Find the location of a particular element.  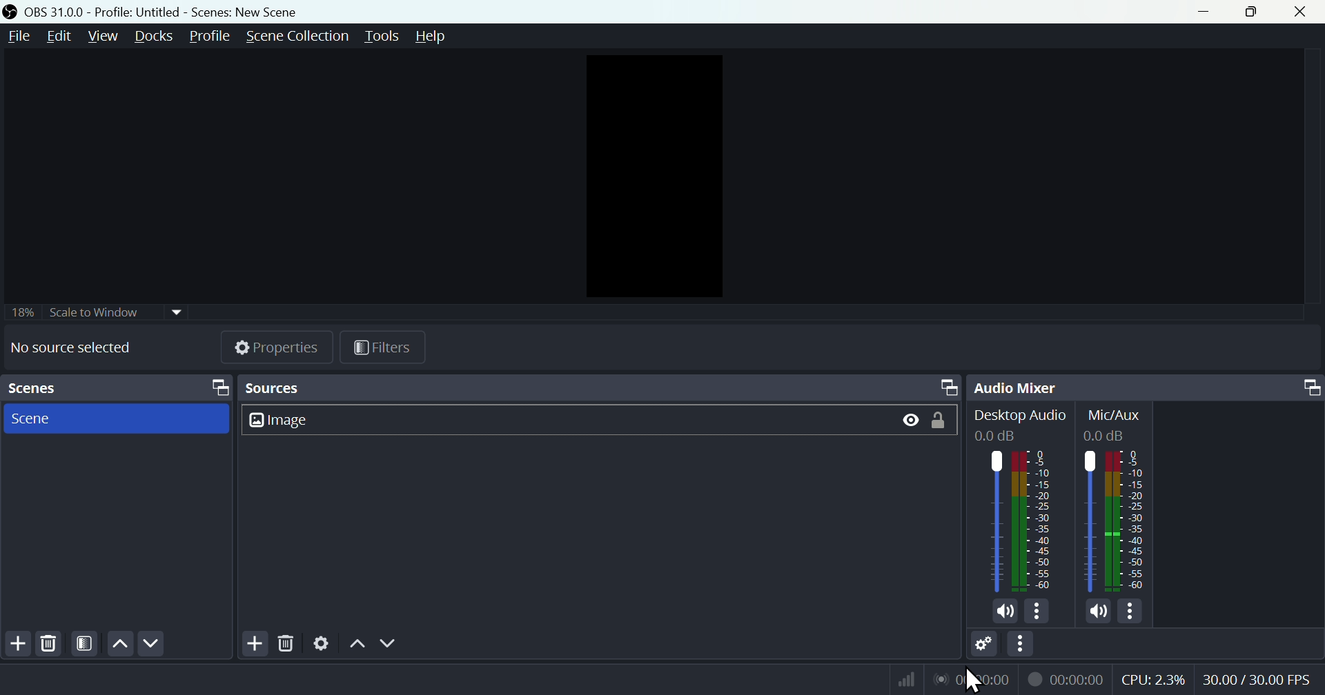

Edit is located at coordinates (59, 39).